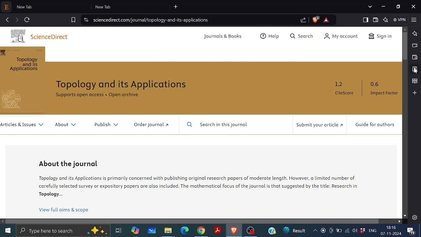 The width and height of the screenshot is (421, 237). Describe the element at coordinates (414, 218) in the screenshot. I see `Settings` at that location.